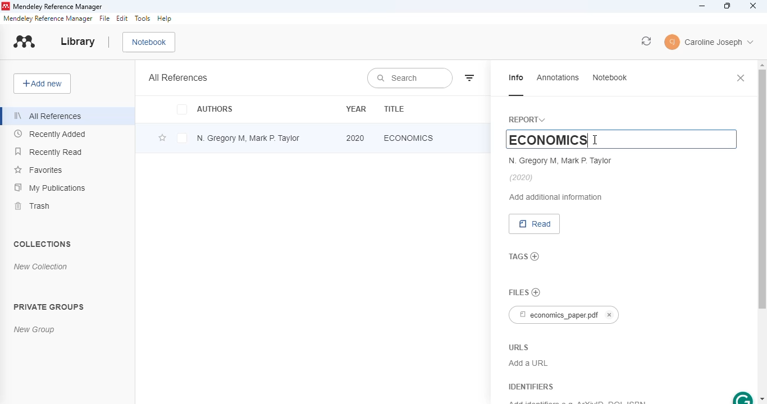 The width and height of the screenshot is (767, 404). I want to click on mendeley reference manager, so click(47, 19).